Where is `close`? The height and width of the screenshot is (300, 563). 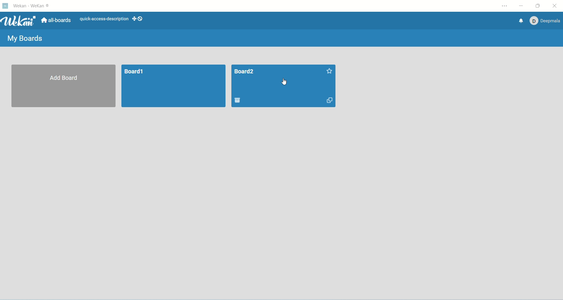
close is located at coordinates (555, 5).